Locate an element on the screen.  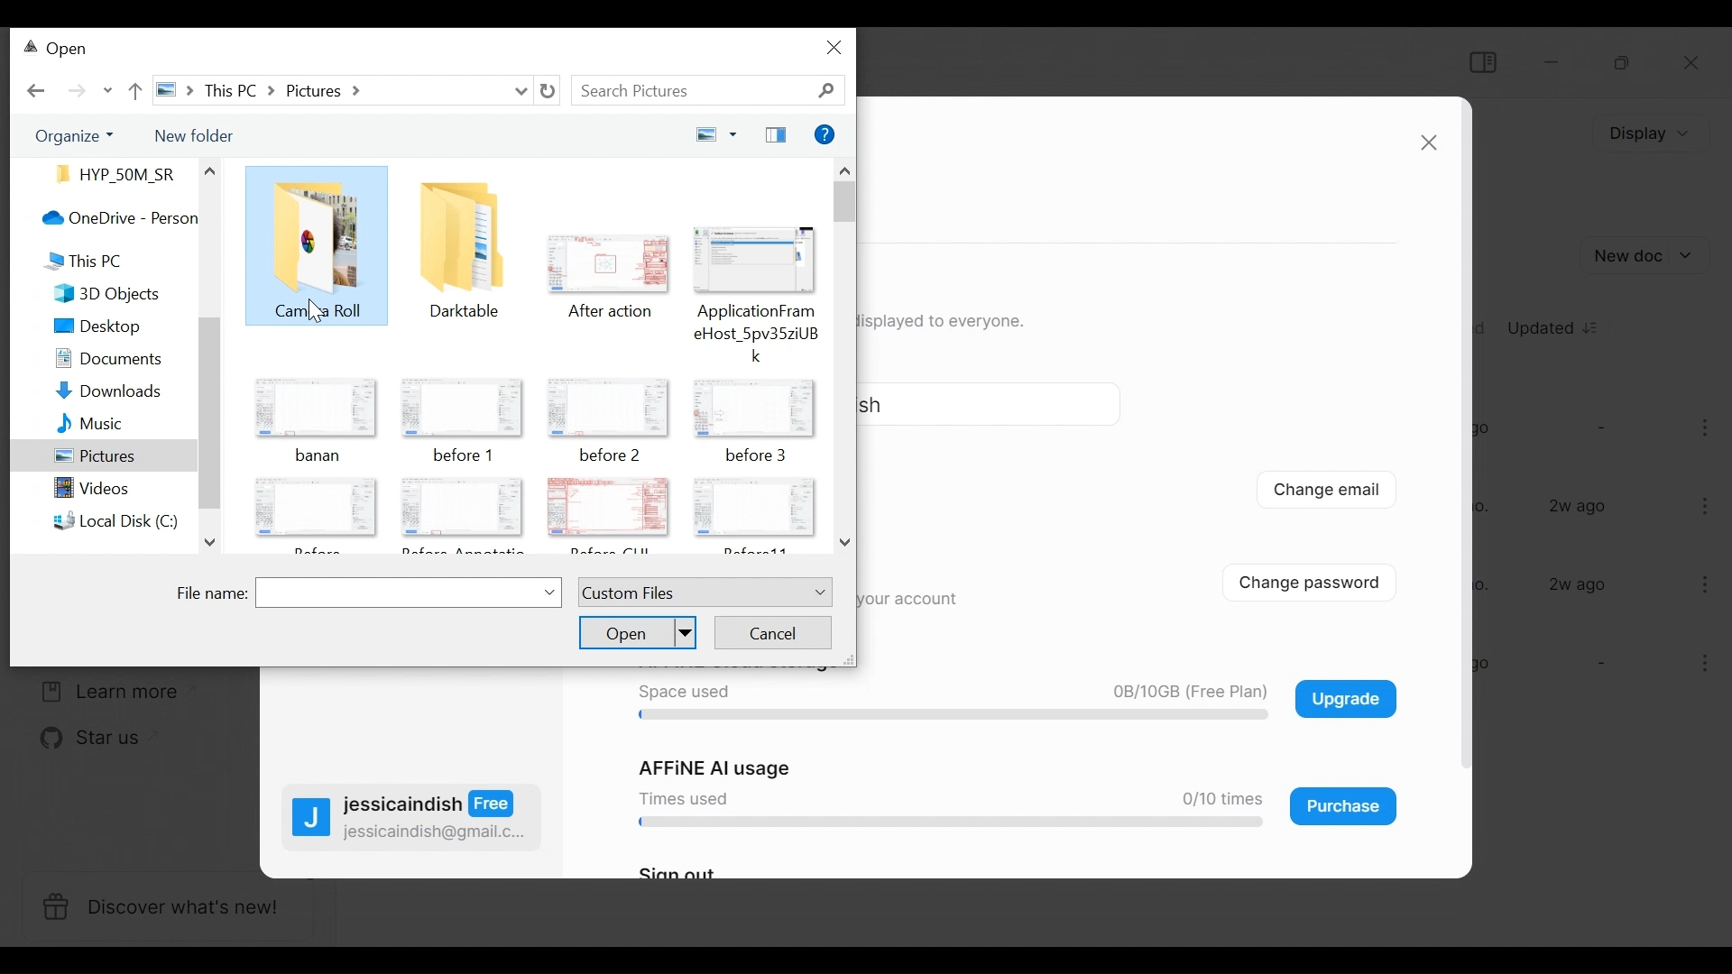
OneDrive is located at coordinates (104, 217).